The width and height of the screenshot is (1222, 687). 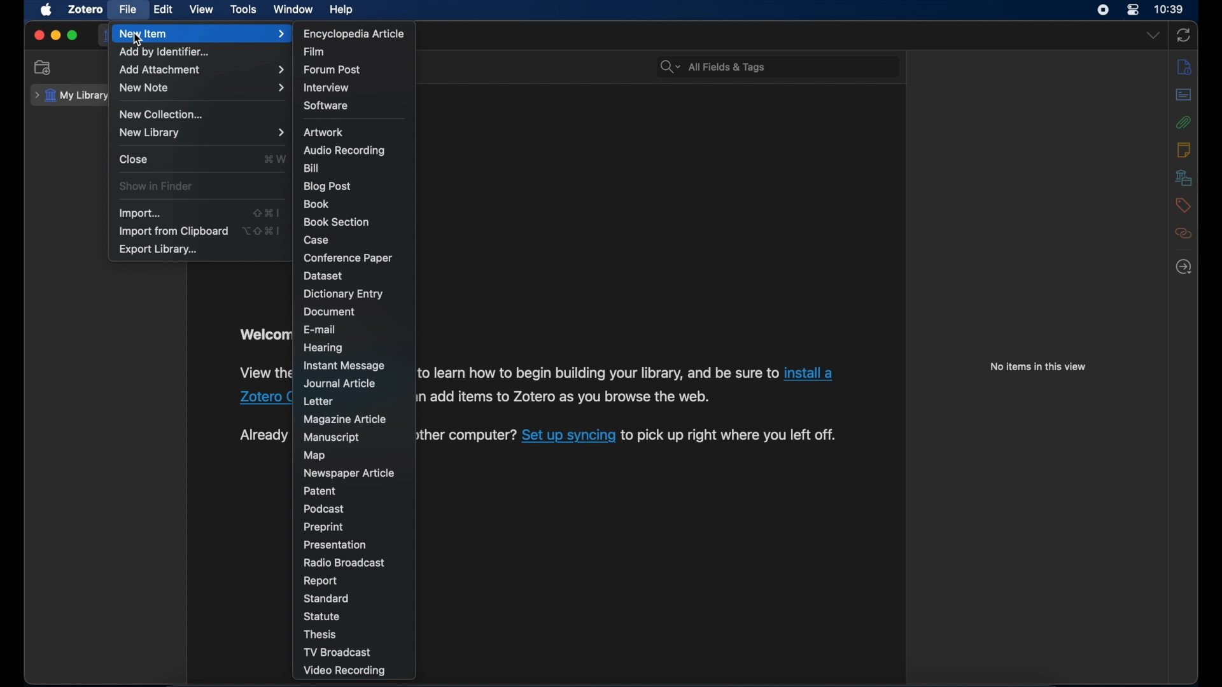 What do you see at coordinates (1184, 35) in the screenshot?
I see `sync` at bounding box center [1184, 35].